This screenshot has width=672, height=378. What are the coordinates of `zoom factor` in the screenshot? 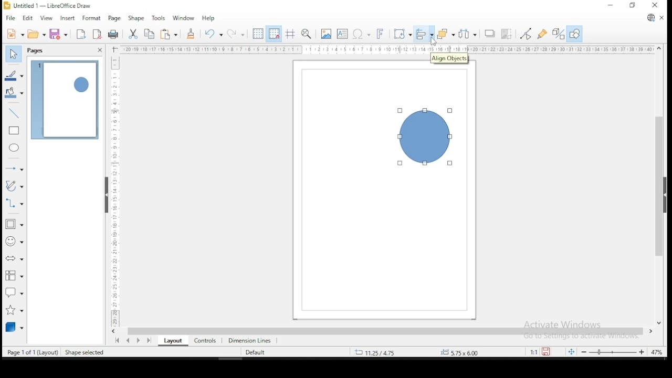 It's located at (486, 352).